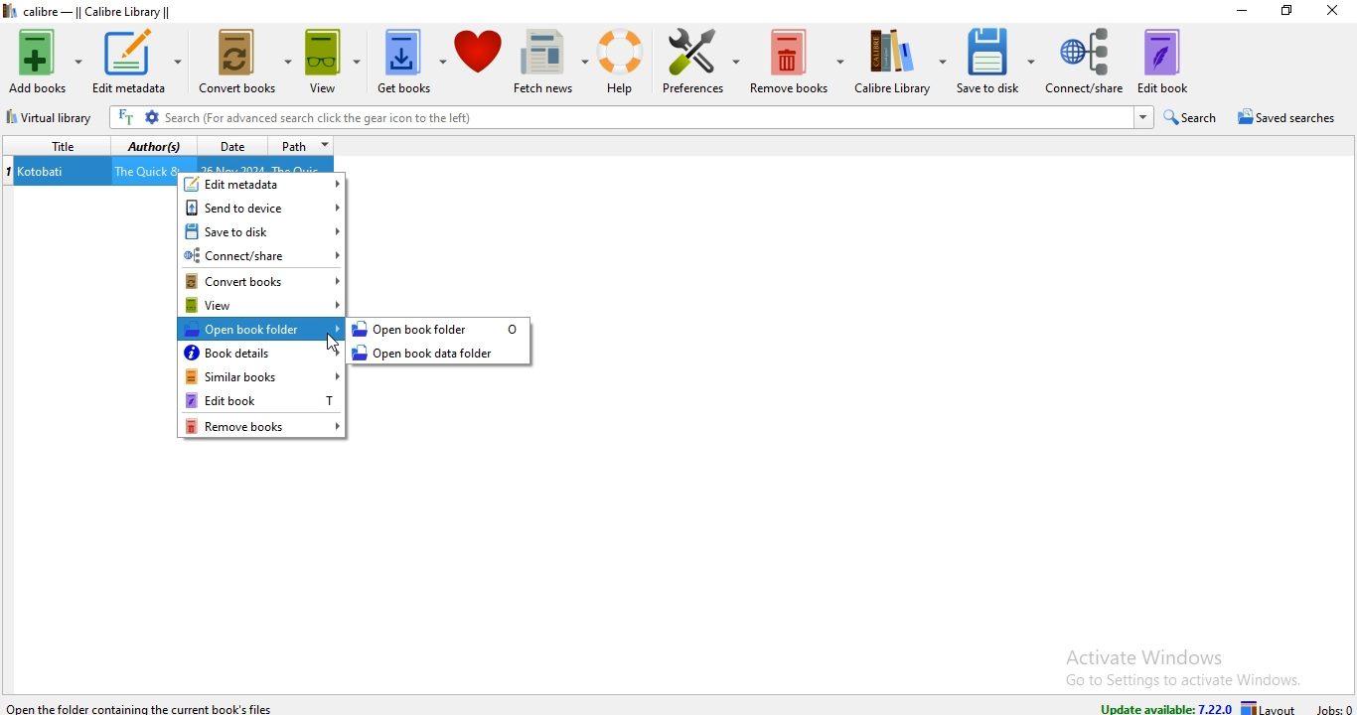  I want to click on edit metadata, so click(262, 183).